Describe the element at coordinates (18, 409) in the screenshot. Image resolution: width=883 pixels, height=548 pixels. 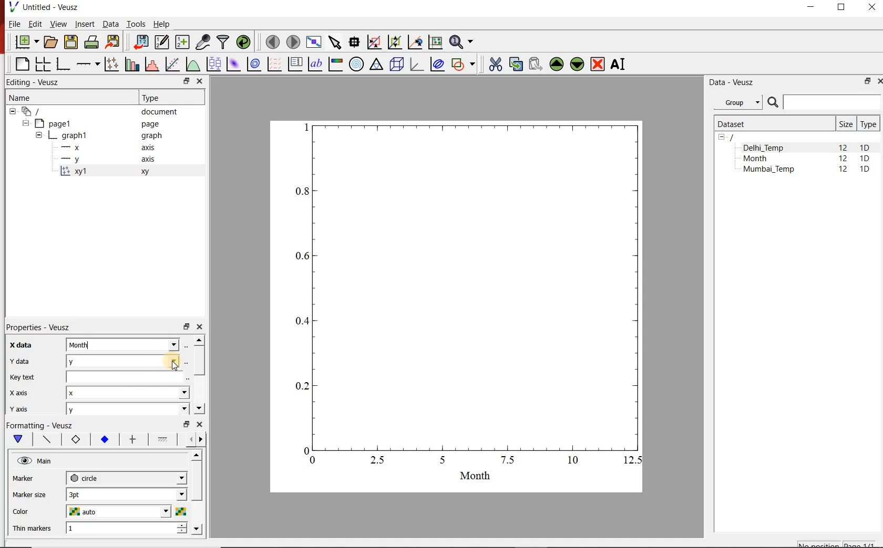
I see `y axis` at that location.